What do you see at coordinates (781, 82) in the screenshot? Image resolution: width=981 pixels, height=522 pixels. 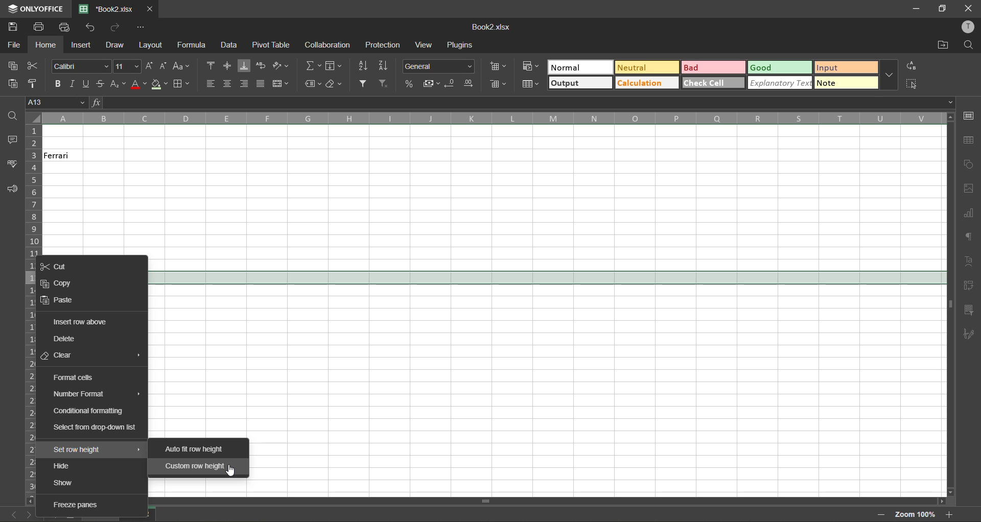 I see `explanatory text` at bounding box center [781, 82].